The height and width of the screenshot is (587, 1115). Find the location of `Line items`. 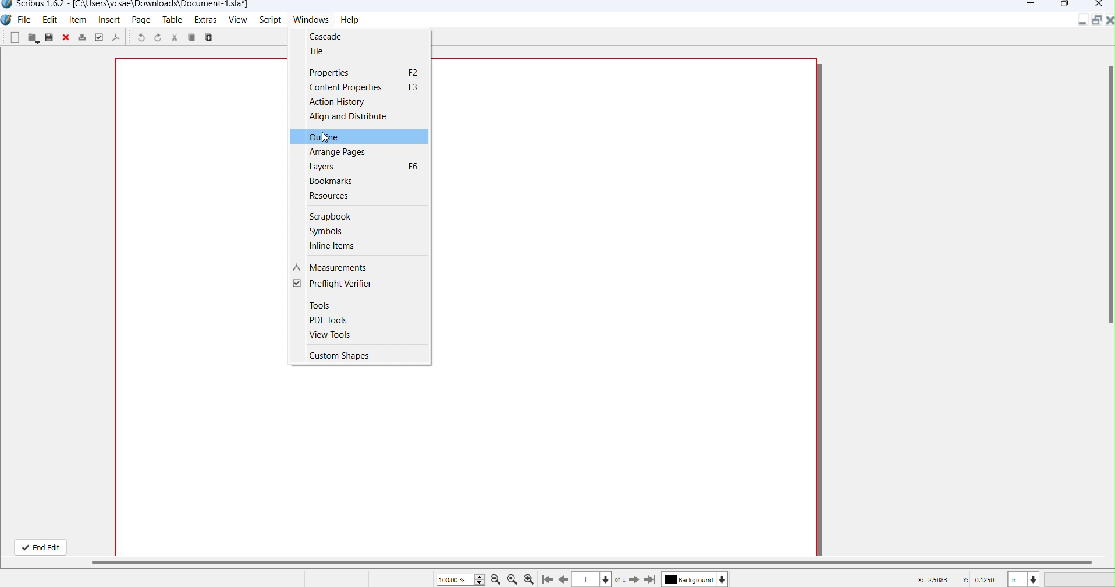

Line items is located at coordinates (331, 246).